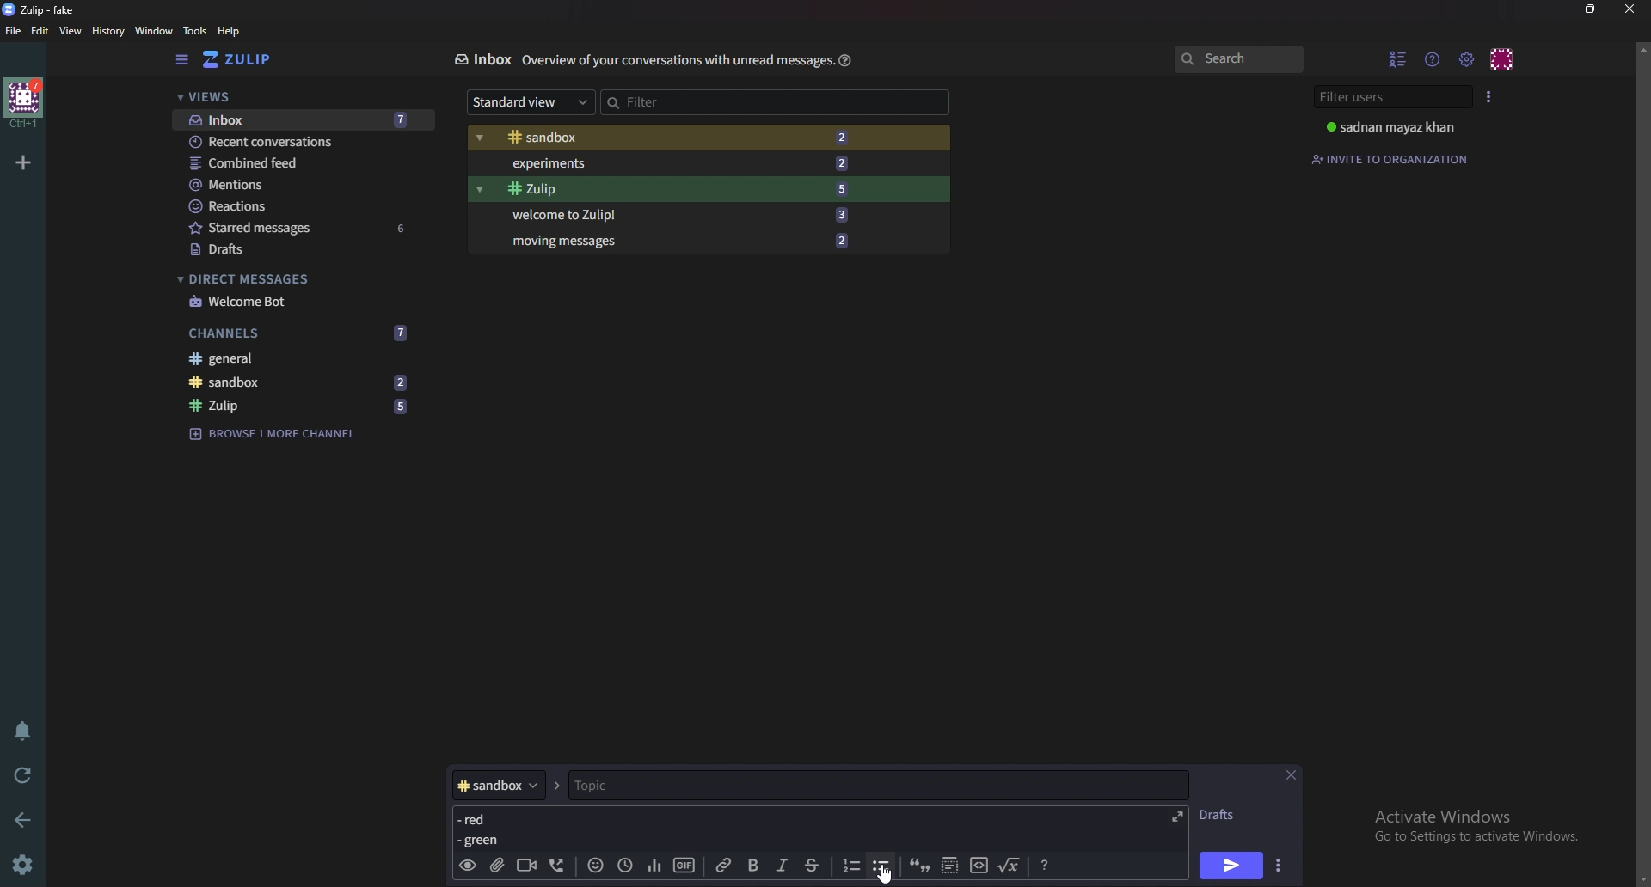  Describe the element at coordinates (302, 121) in the screenshot. I see `Inbox` at that location.